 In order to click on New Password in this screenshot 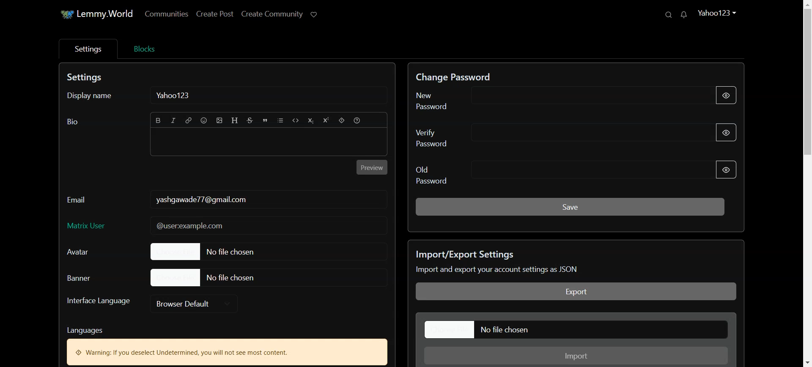, I will do `click(543, 99)`.